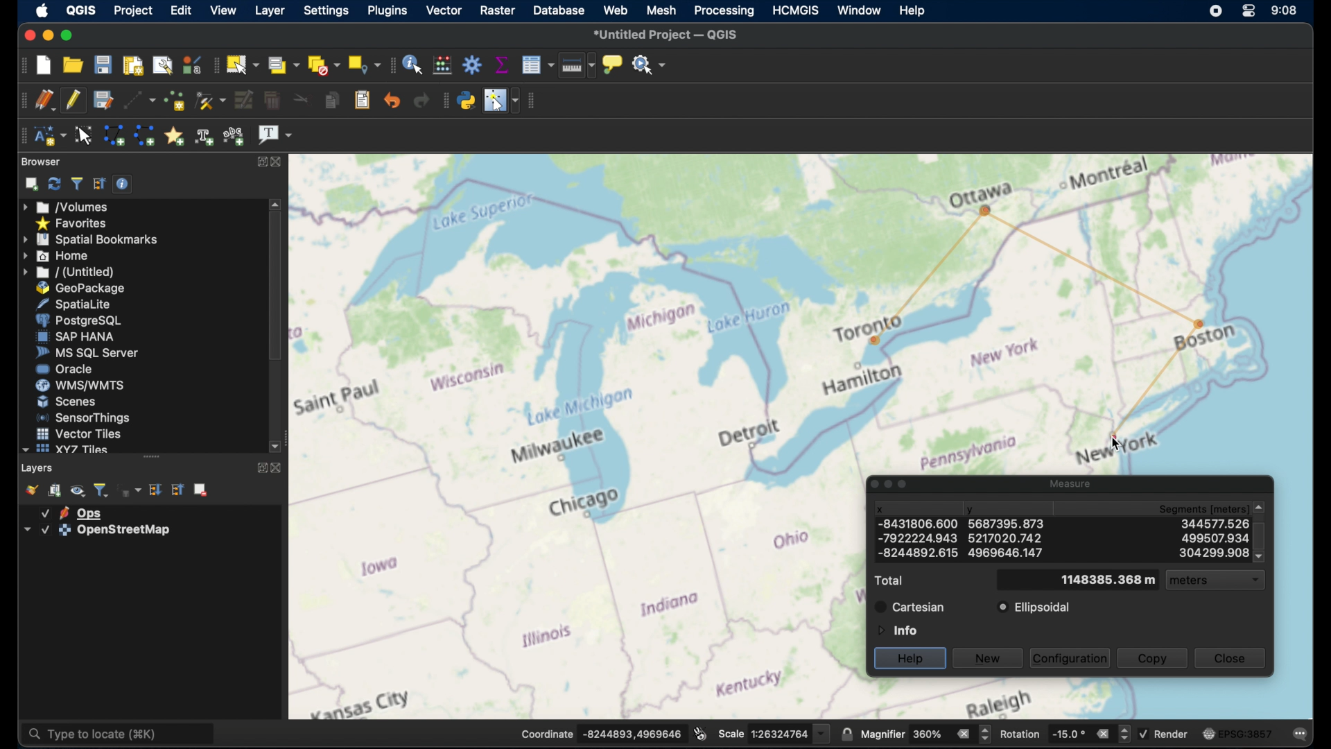 The image size is (1331, 749). Describe the element at coordinates (1215, 11) in the screenshot. I see `screen recorder icon` at that location.